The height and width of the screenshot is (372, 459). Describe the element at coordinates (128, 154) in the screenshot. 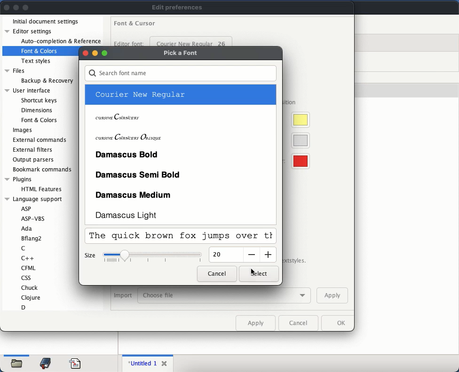

I see `Damascus Bold` at that location.